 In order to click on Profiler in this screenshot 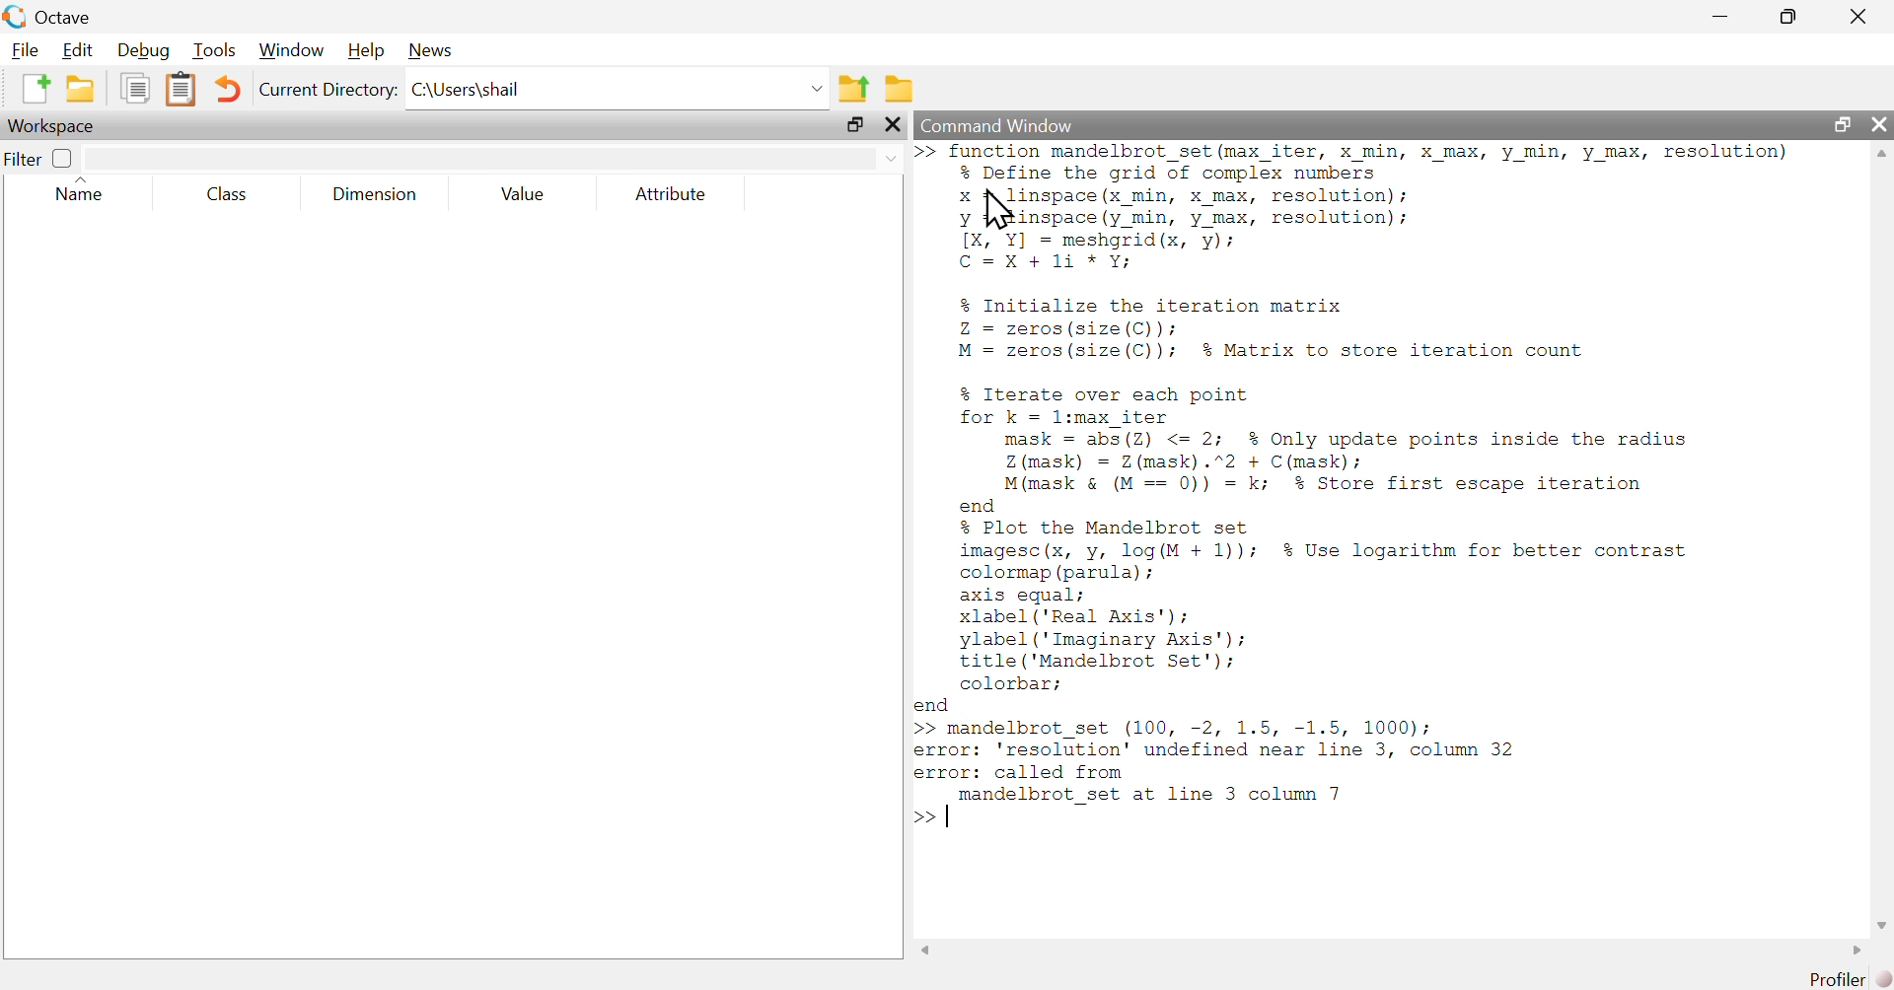, I will do `click(1833, 979)`.